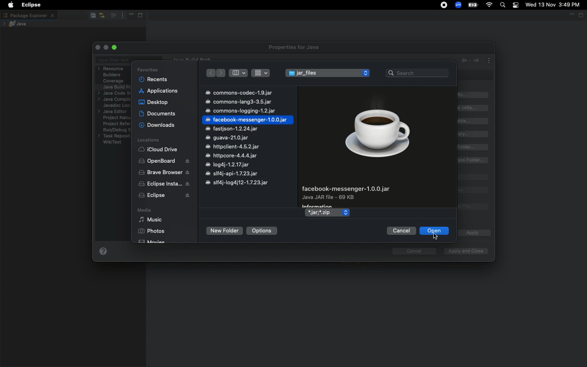  What do you see at coordinates (503, 6) in the screenshot?
I see `Search` at bounding box center [503, 6].